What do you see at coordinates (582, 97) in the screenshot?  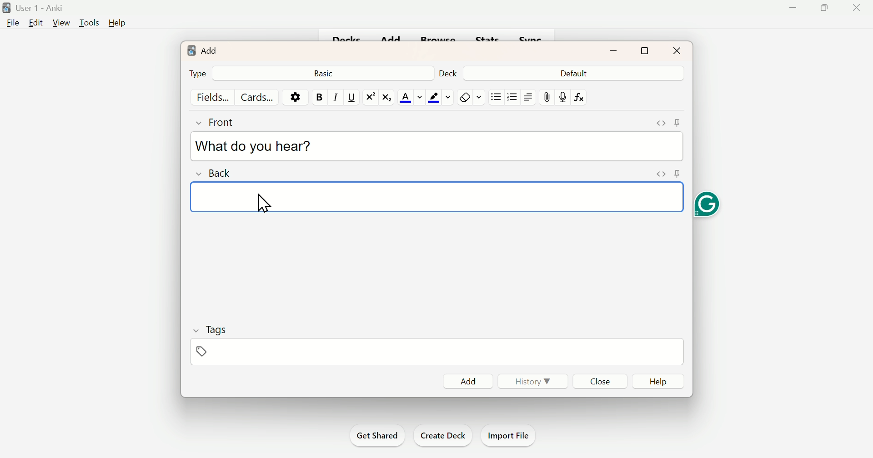 I see `fx` at bounding box center [582, 97].